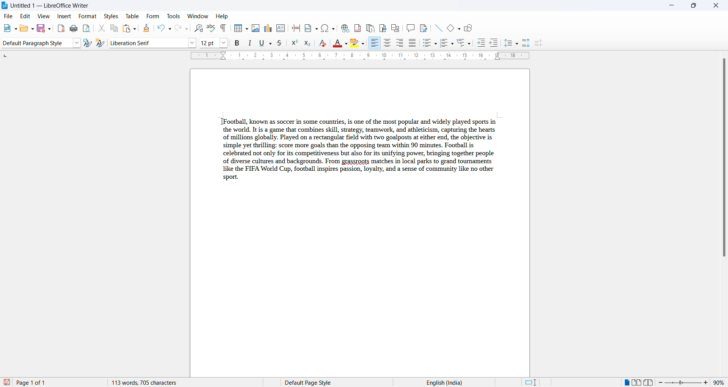 The height and width of the screenshot is (387, 728). I want to click on font name, so click(147, 42).